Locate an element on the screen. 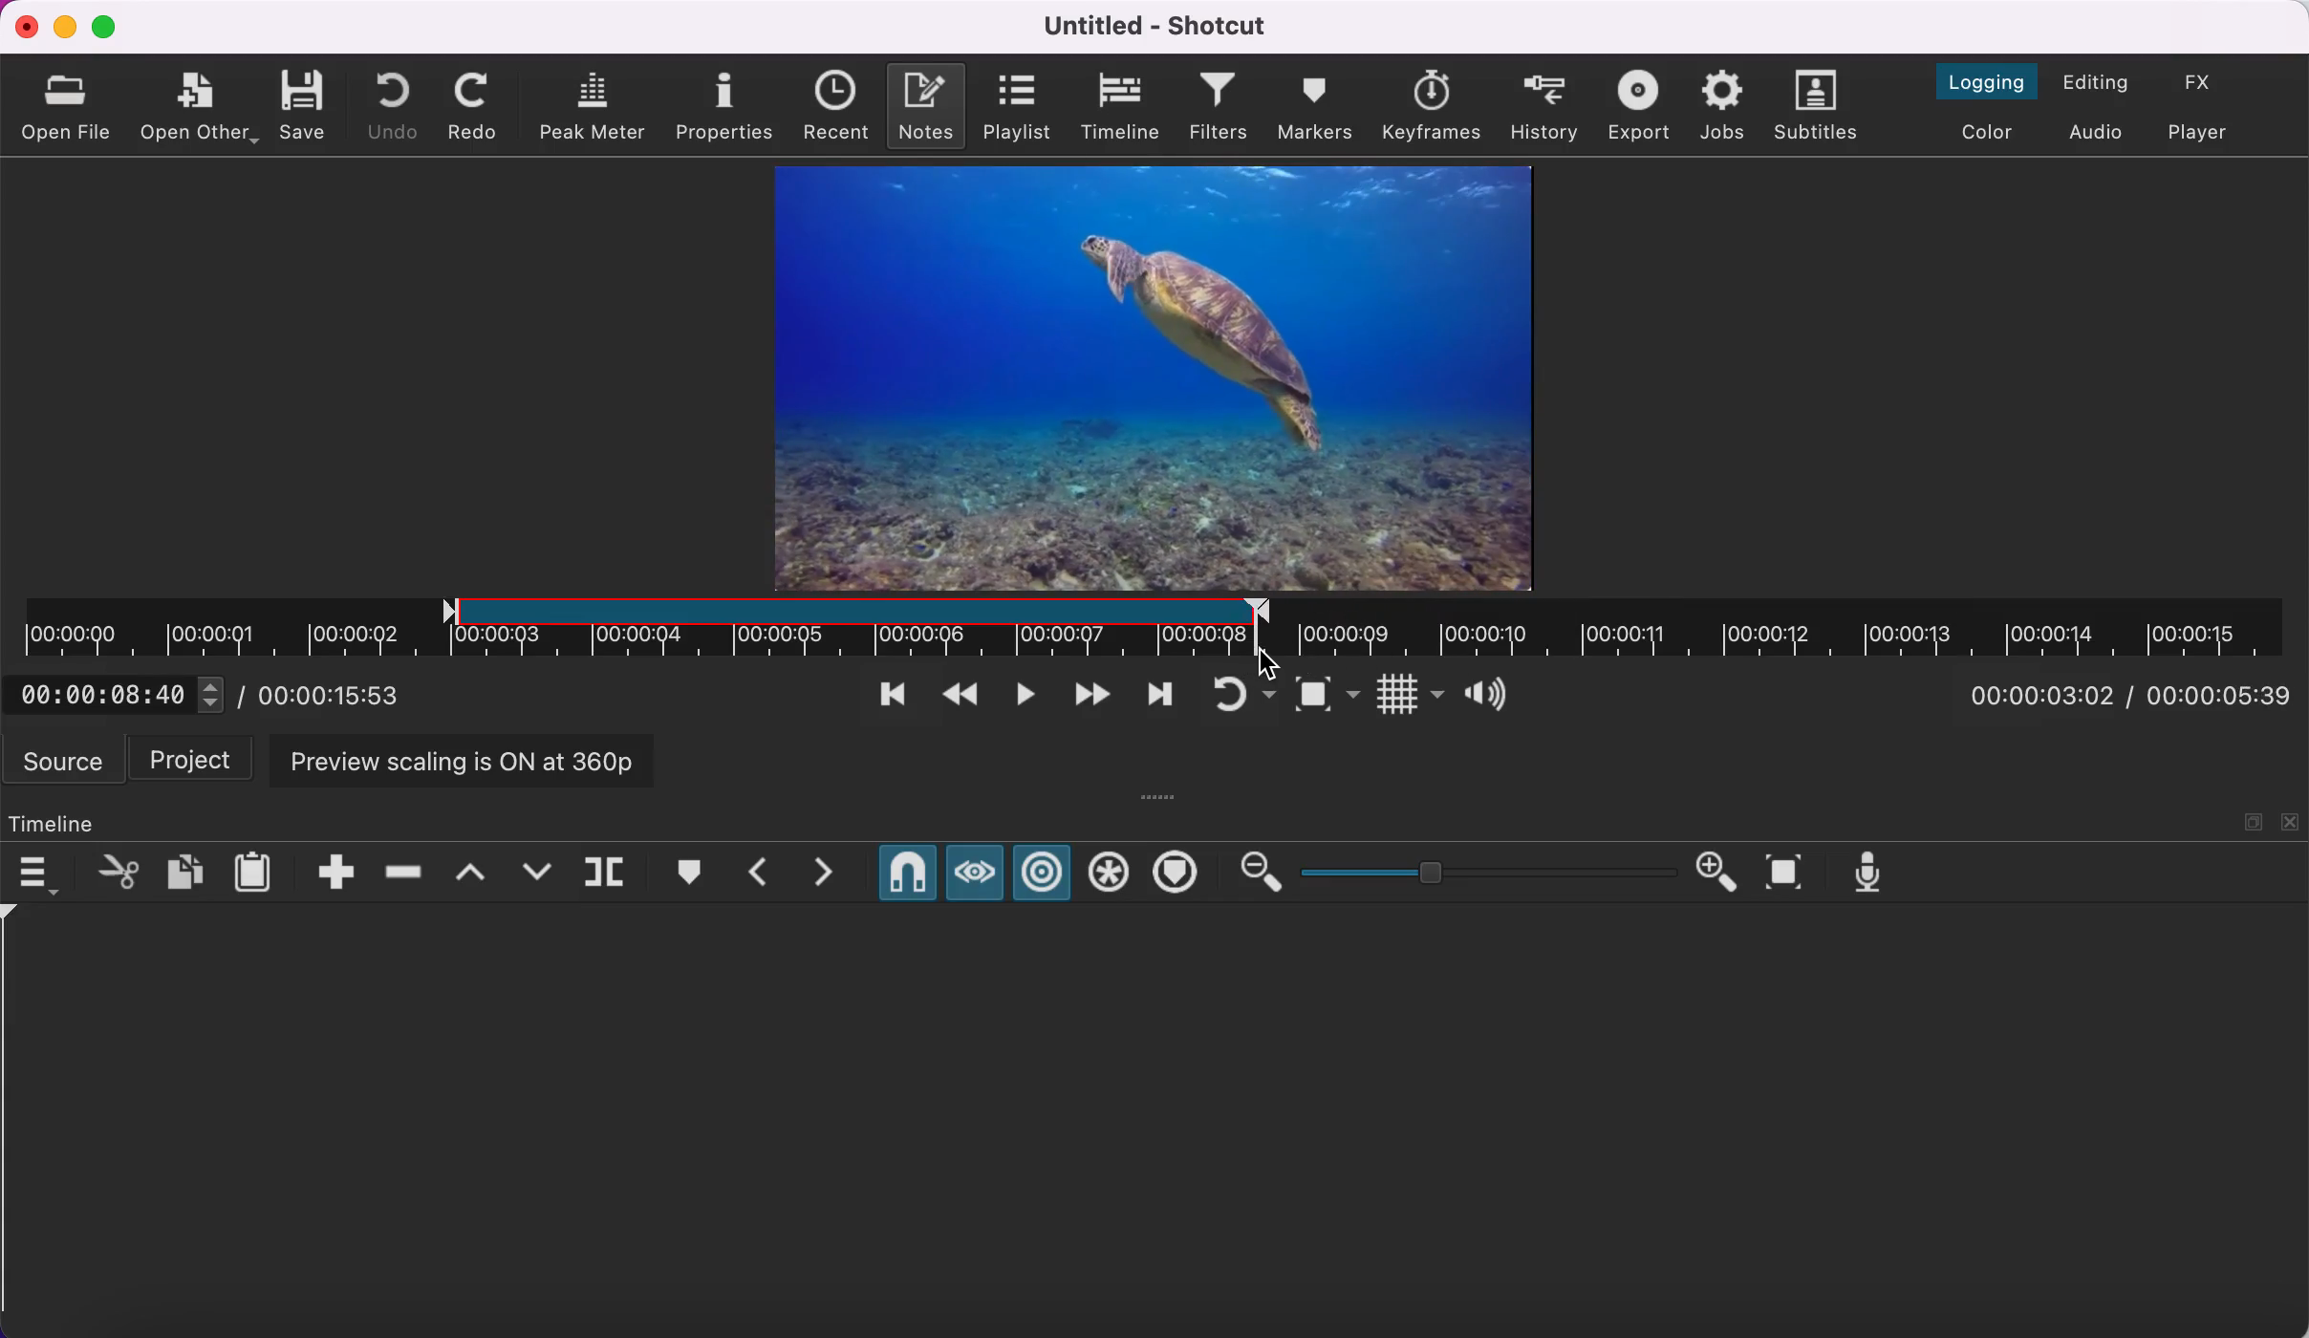  undo is located at coordinates (397, 103).